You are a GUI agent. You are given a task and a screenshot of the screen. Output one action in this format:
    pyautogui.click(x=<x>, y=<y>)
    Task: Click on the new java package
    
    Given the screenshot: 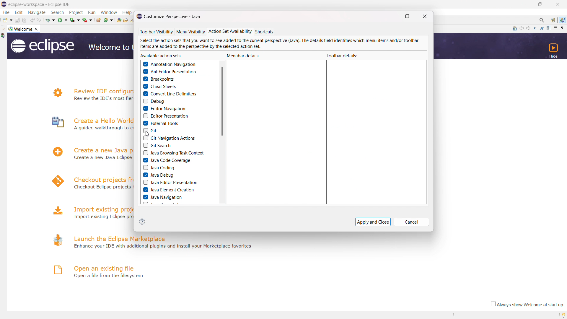 What is the action you would take?
    pyautogui.click(x=98, y=20)
    